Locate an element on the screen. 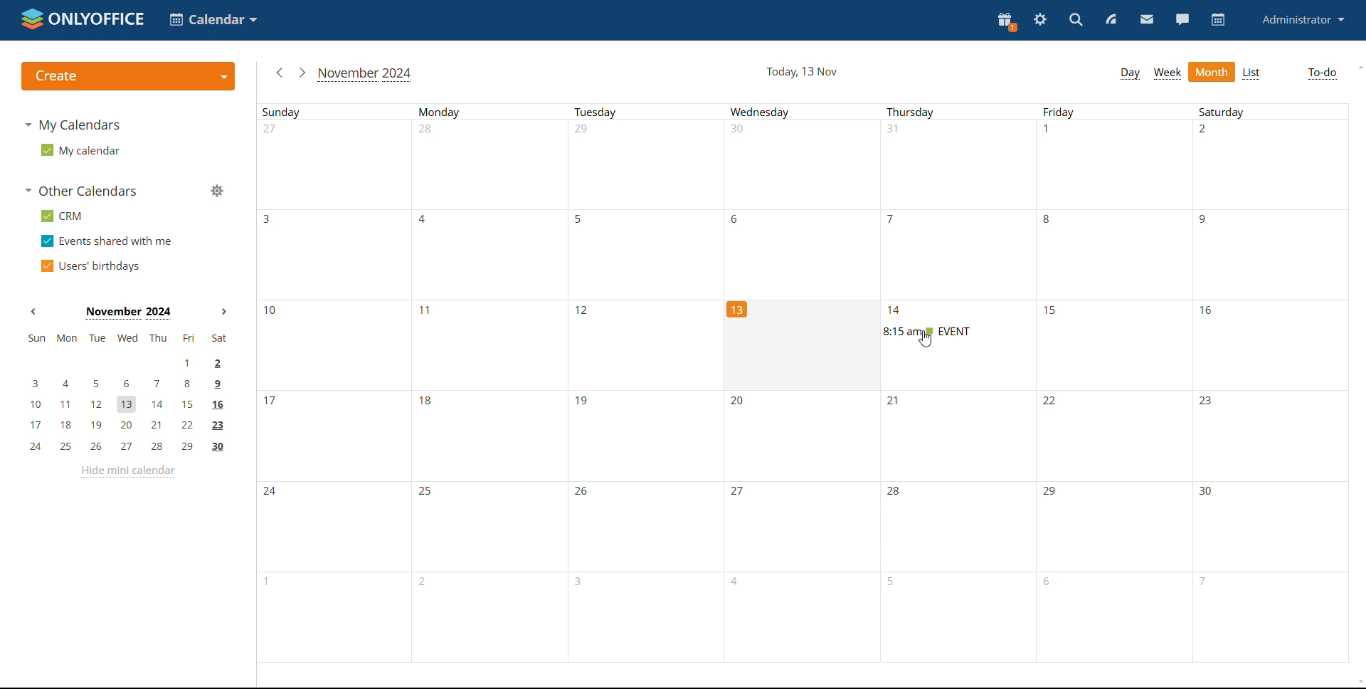 This screenshot has height=689, width=1366. hide mini calendar is located at coordinates (126, 471).